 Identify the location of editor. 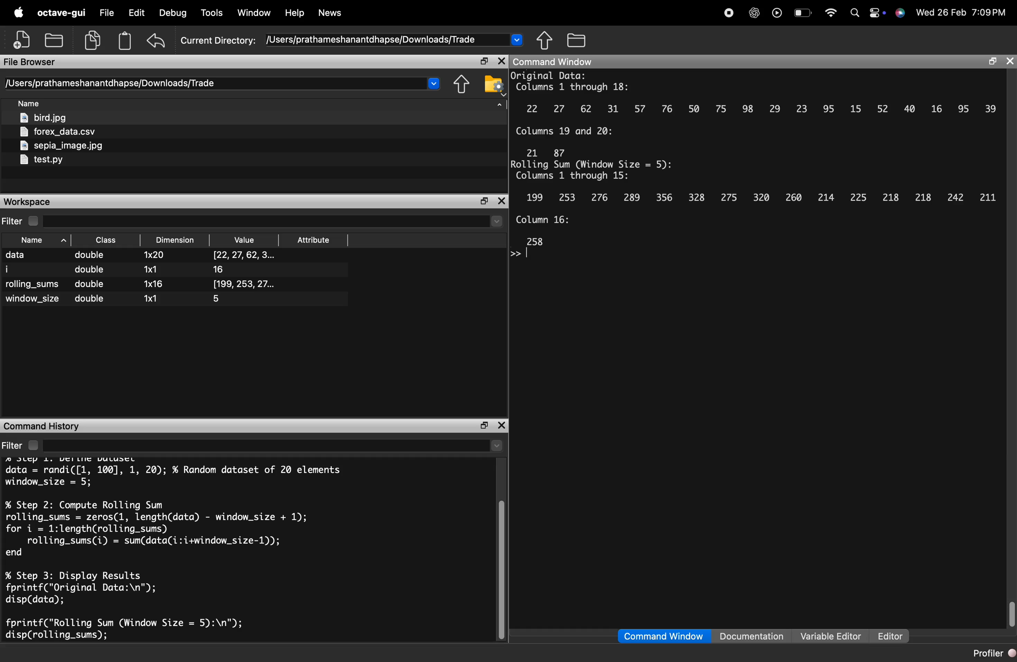
(891, 637).